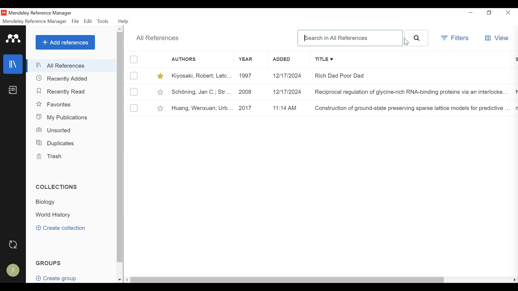  What do you see at coordinates (13, 39) in the screenshot?
I see `Mendeley Logo` at bounding box center [13, 39].